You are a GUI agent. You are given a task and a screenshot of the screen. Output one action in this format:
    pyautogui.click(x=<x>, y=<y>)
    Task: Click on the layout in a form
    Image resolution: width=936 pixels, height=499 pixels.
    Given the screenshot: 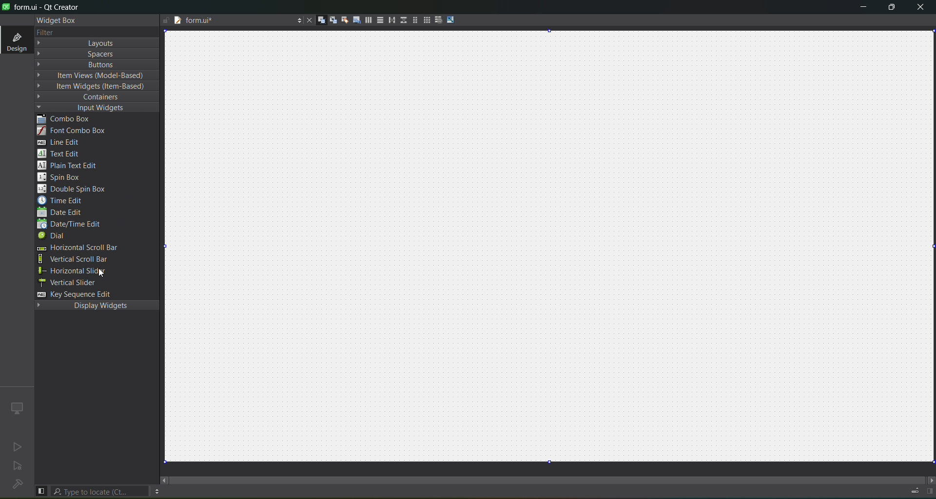 What is the action you would take?
    pyautogui.click(x=416, y=20)
    